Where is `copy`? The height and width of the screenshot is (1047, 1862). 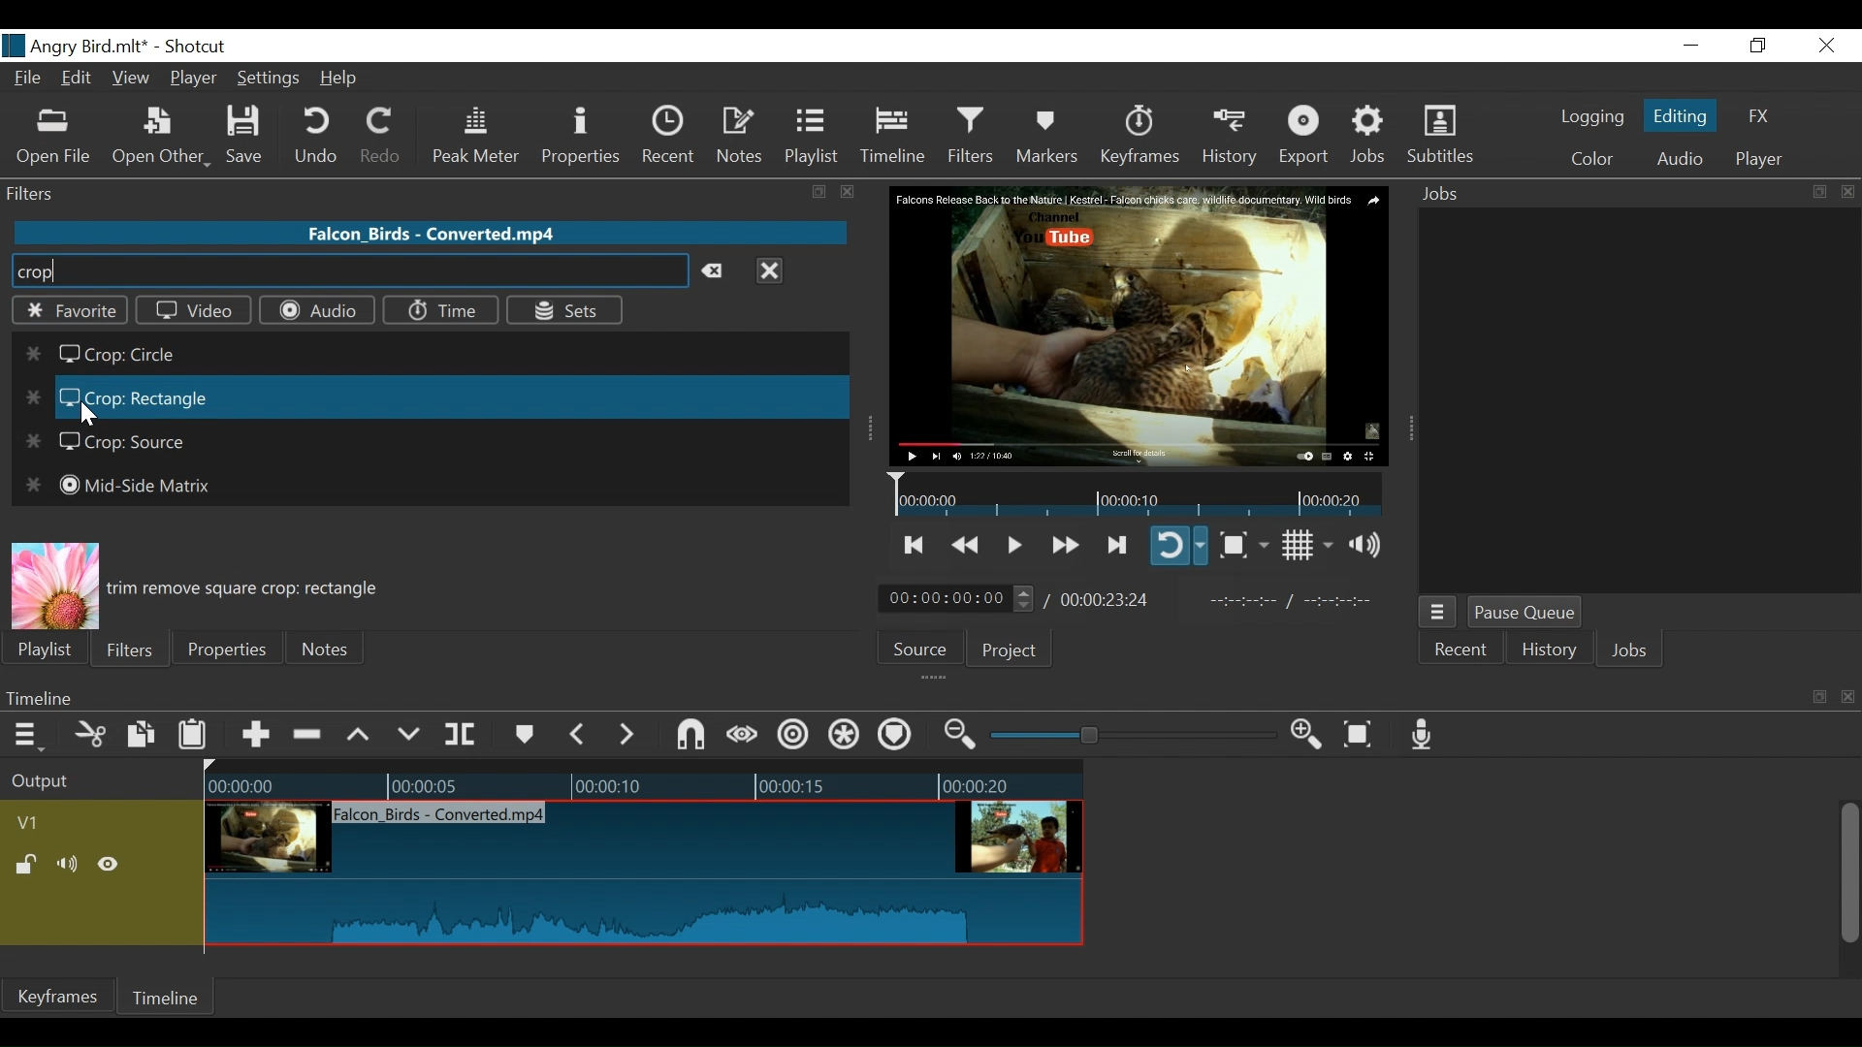
copy is located at coordinates (1817, 192).